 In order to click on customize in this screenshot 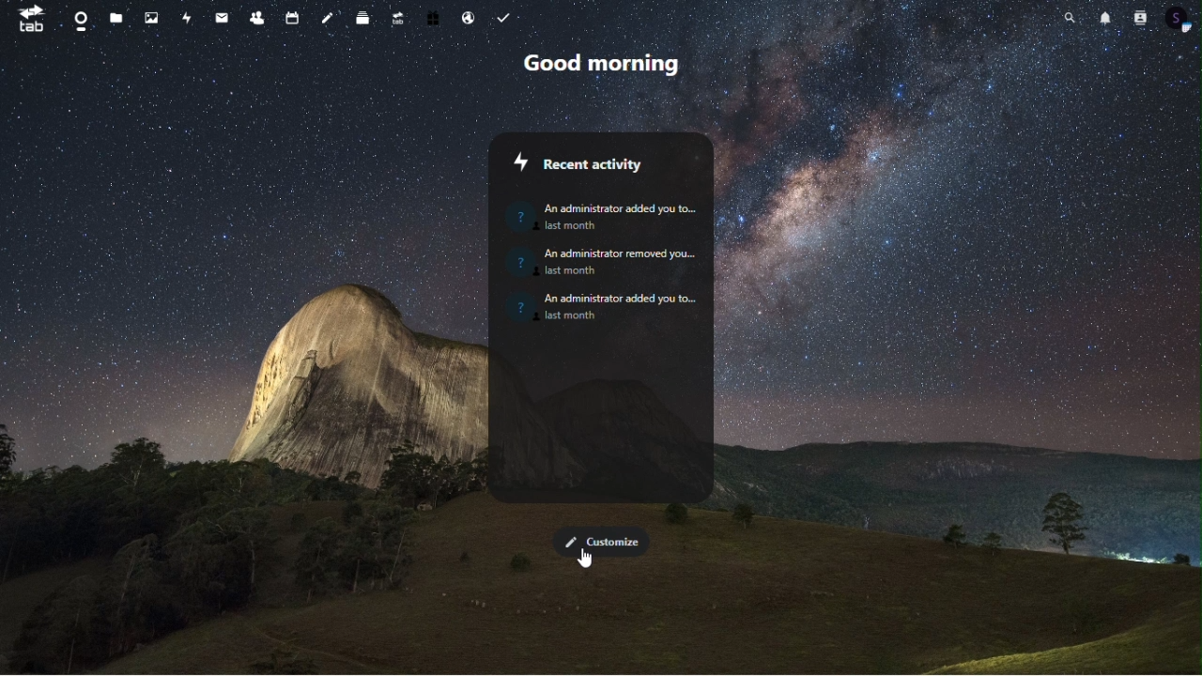, I will do `click(600, 540)`.